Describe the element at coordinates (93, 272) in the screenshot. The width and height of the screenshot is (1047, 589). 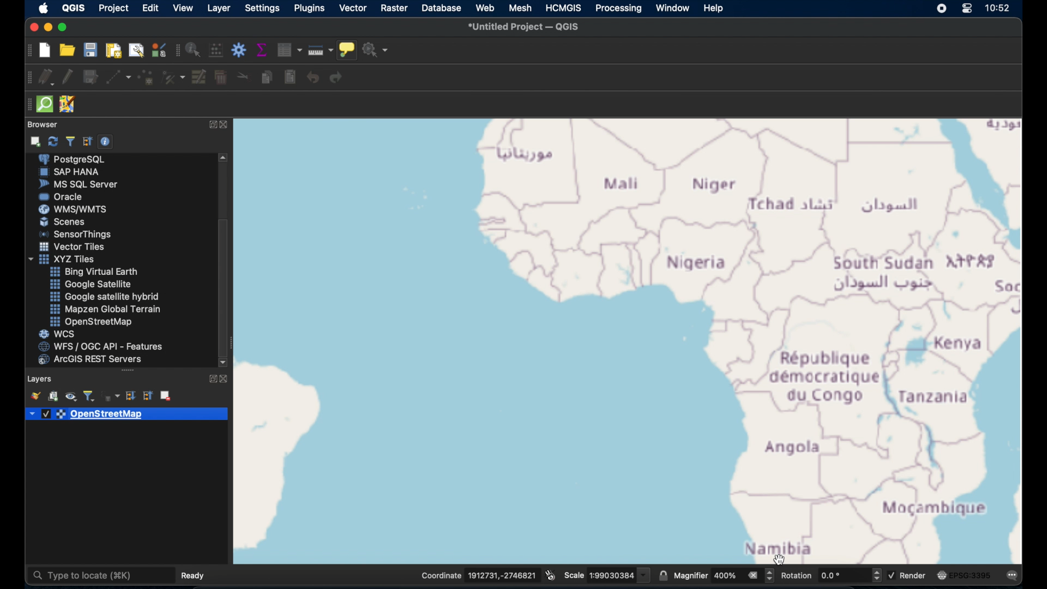
I see `` at that location.